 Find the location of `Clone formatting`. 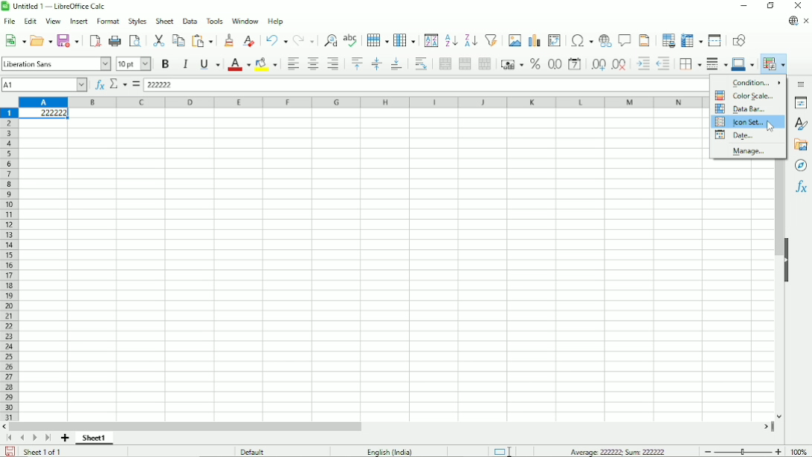

Clone formatting is located at coordinates (229, 39).